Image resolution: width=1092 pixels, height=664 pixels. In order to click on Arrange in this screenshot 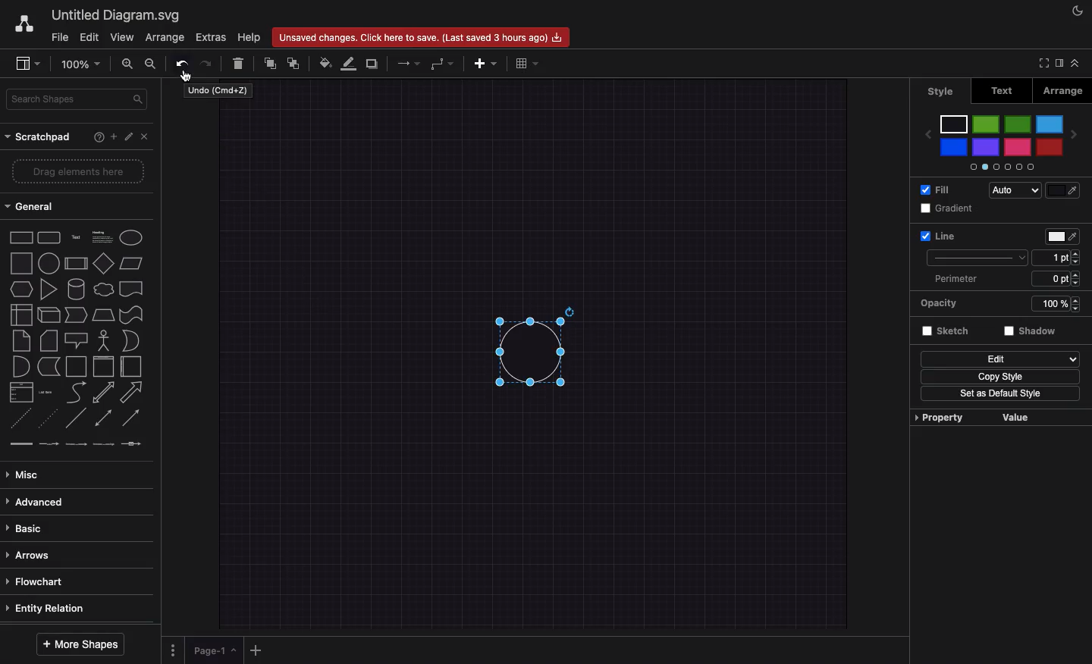, I will do `click(165, 38)`.